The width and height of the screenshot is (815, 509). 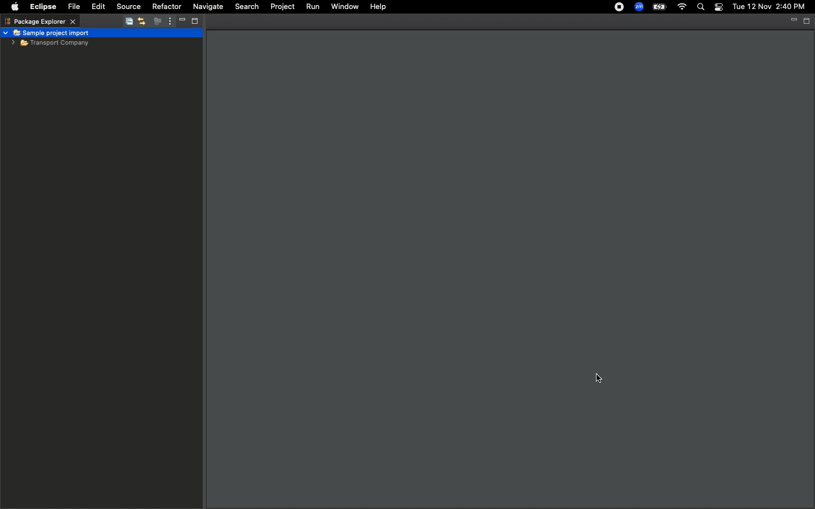 What do you see at coordinates (168, 21) in the screenshot?
I see `View menu` at bounding box center [168, 21].